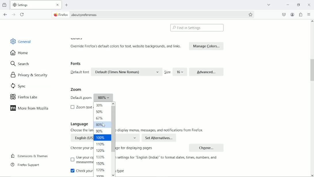 Image resolution: width=314 pixels, height=177 pixels. What do you see at coordinates (5, 4) in the screenshot?
I see `View recent browsing` at bounding box center [5, 4].